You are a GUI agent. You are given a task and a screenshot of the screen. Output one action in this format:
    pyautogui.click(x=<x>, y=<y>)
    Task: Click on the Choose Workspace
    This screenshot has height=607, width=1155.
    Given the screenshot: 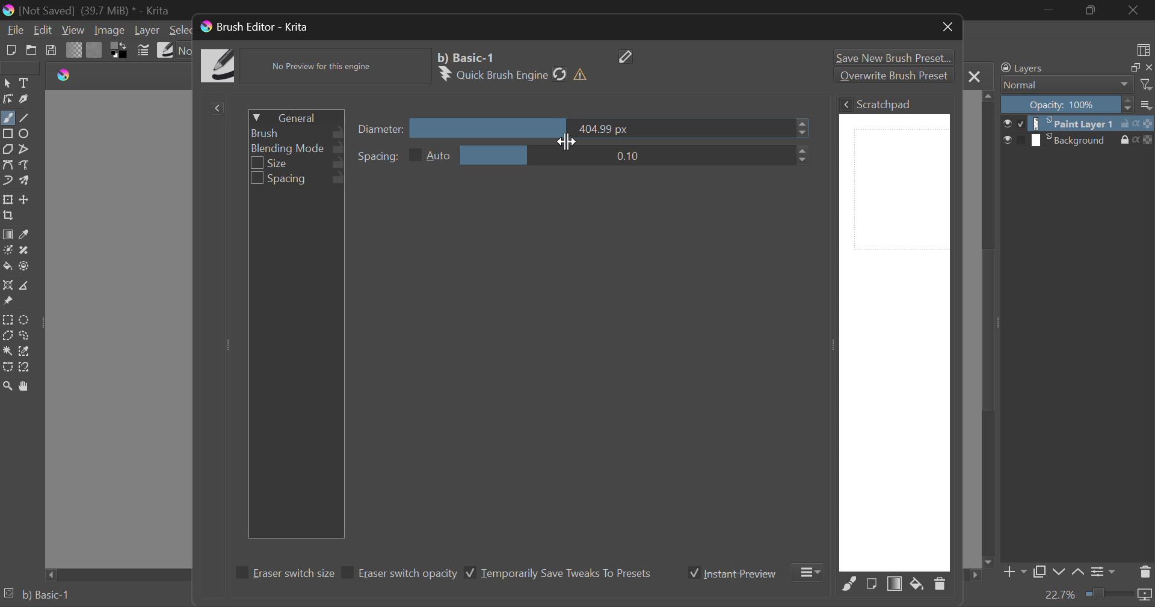 What is the action you would take?
    pyautogui.click(x=1145, y=49)
    